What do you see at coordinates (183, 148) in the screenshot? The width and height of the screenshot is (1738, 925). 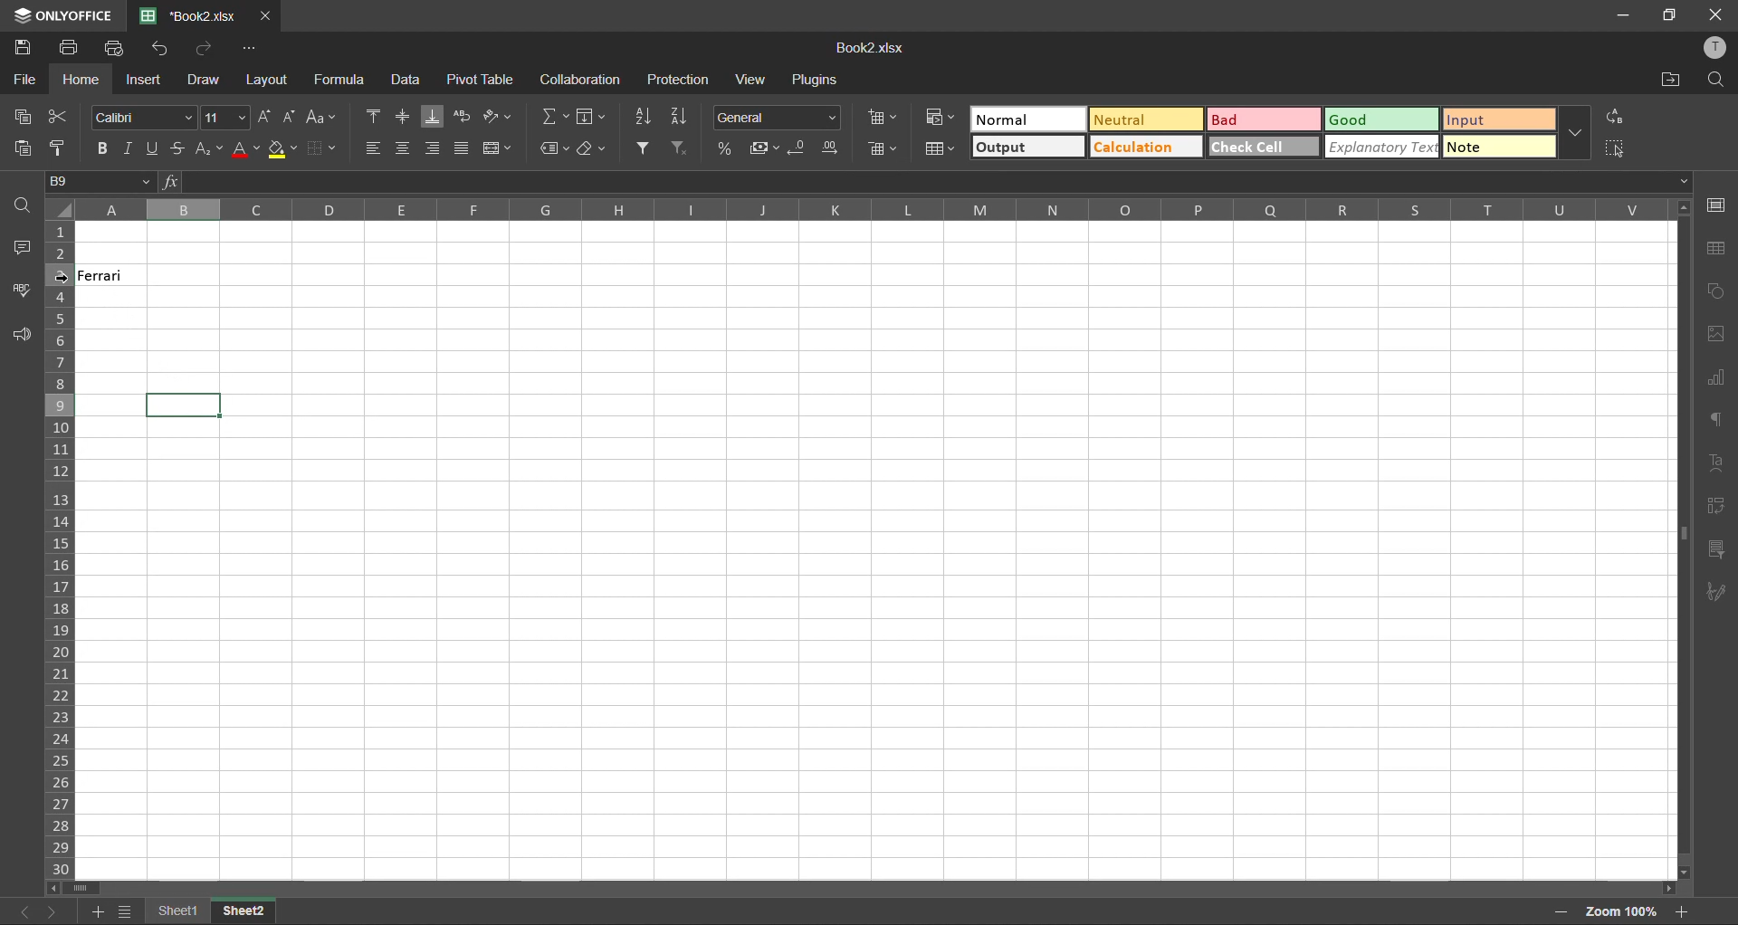 I see `strikethrough` at bounding box center [183, 148].